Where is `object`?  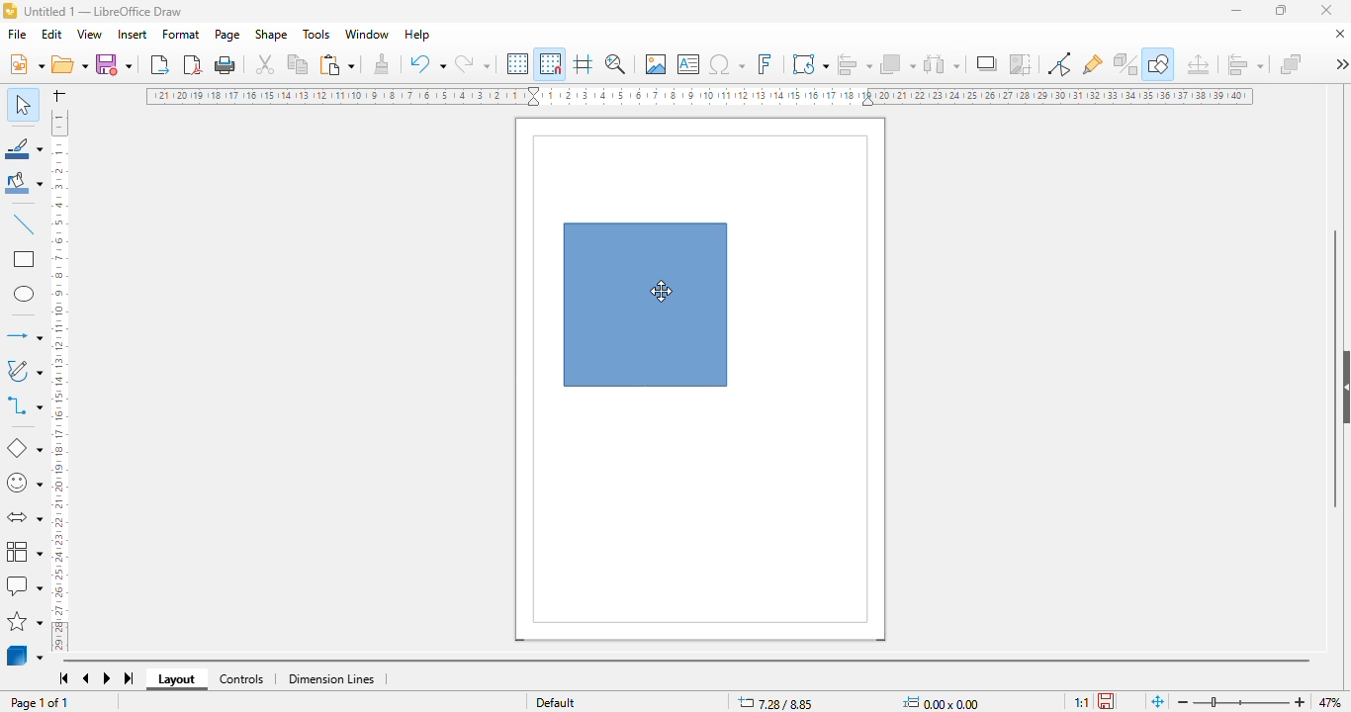
object is located at coordinates (645, 305).